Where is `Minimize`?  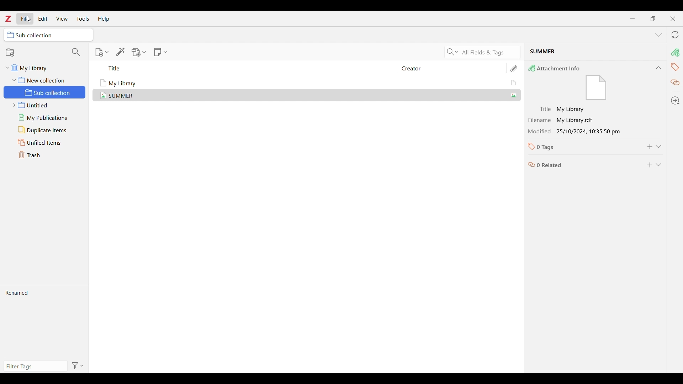
Minimize is located at coordinates (632, 18).